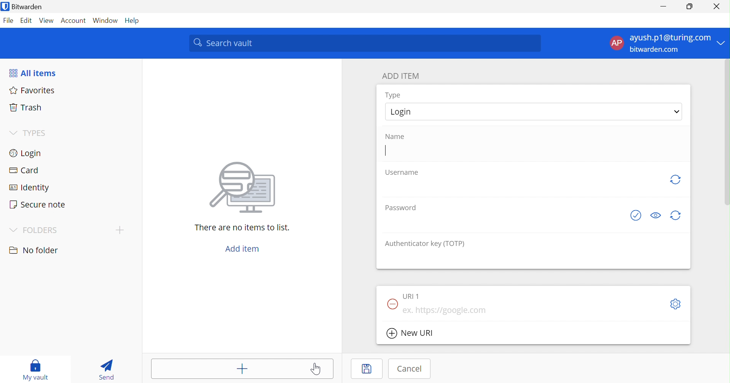 This screenshot has height=383, width=730. Describe the element at coordinates (32, 90) in the screenshot. I see `Favorites` at that location.